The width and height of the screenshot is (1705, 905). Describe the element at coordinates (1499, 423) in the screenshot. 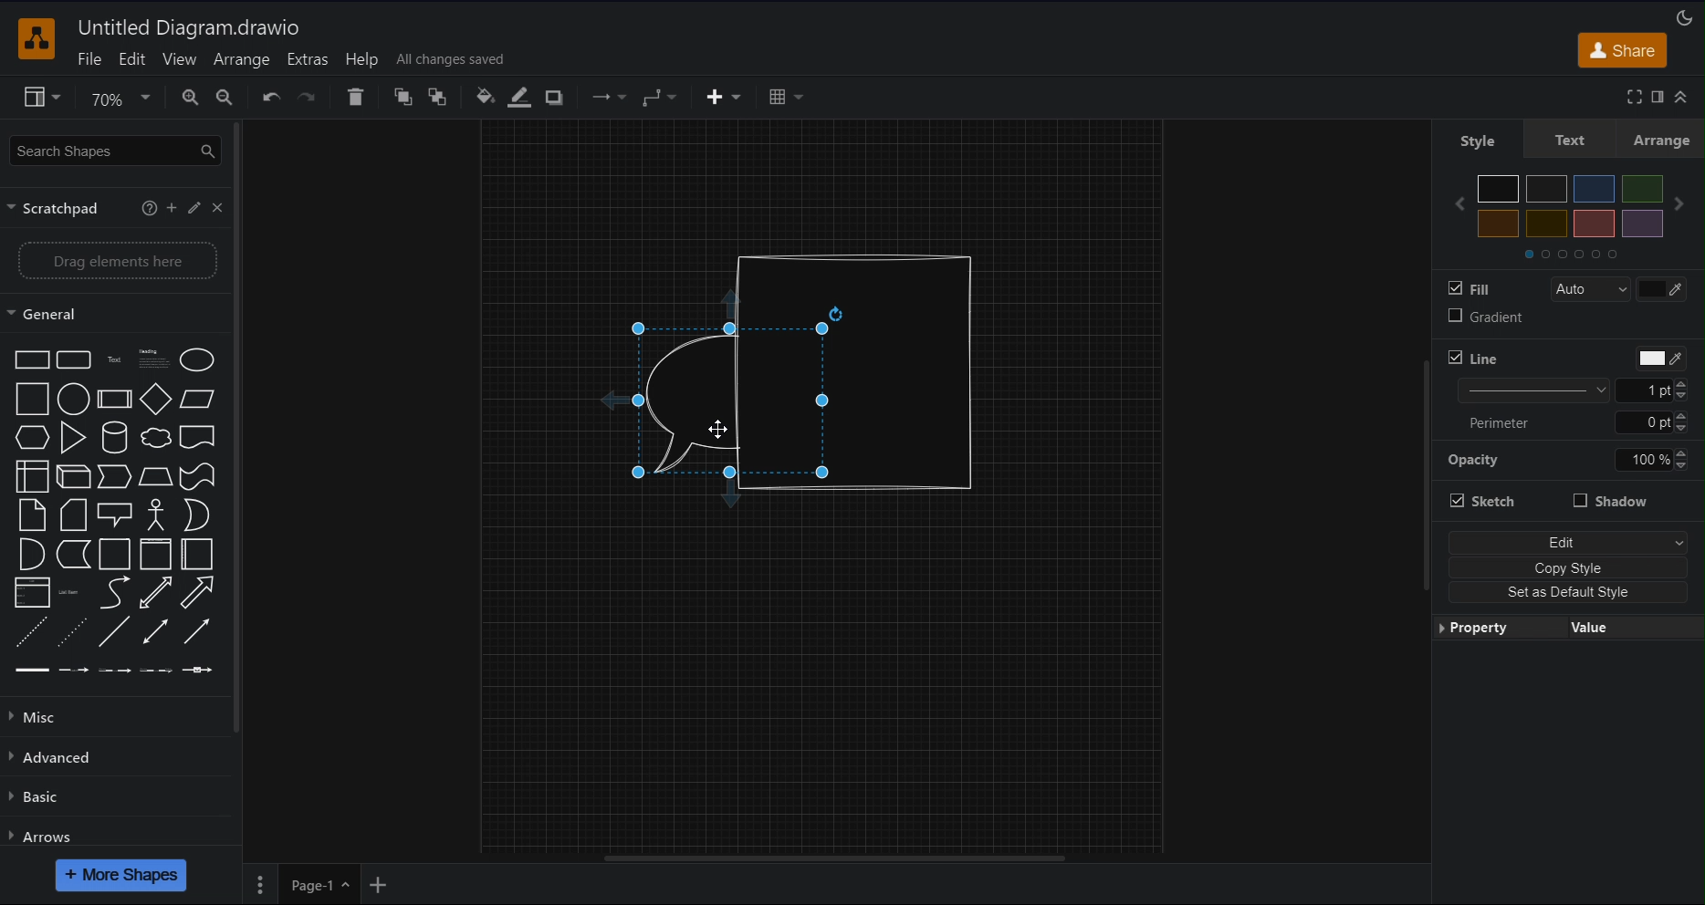

I see `Perimeter` at that location.